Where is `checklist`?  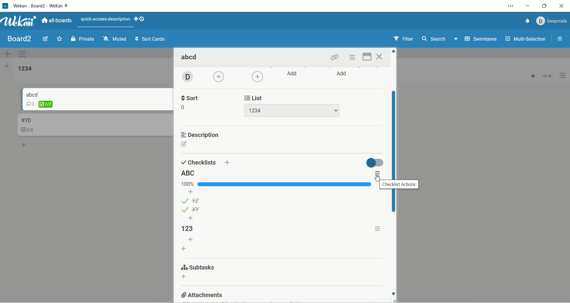 checklist is located at coordinates (30, 130).